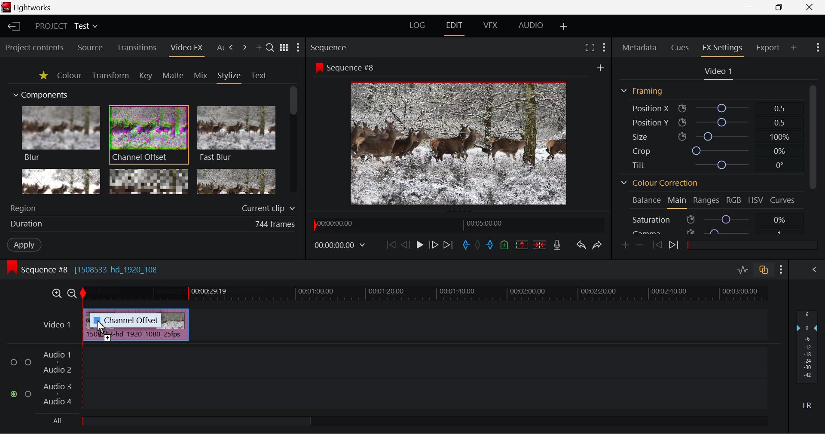 Image resolution: width=825 pixels, height=434 pixels. Describe the element at coordinates (708, 122) in the screenshot. I see `Position Y` at that location.